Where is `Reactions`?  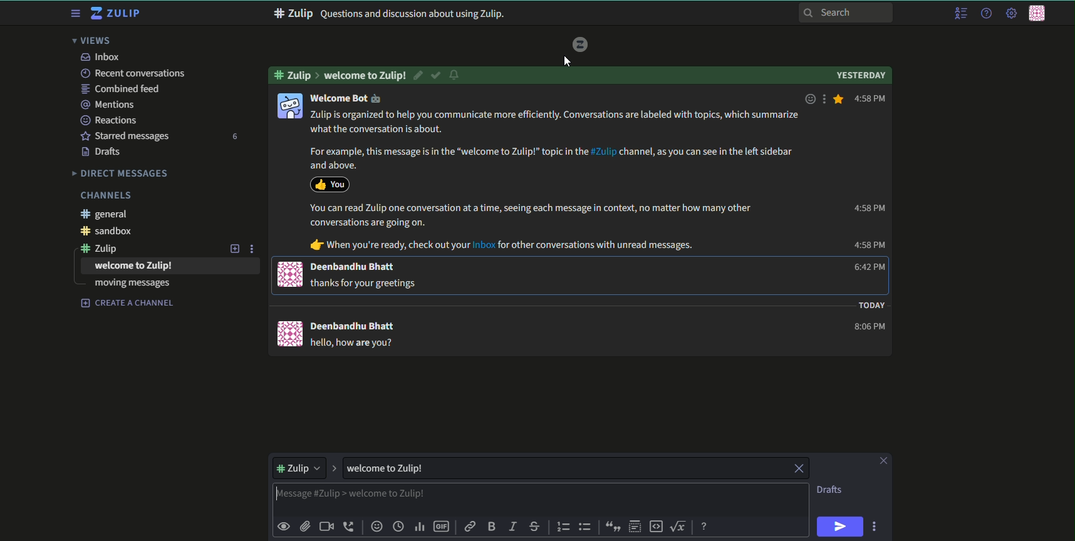 Reactions is located at coordinates (112, 120).